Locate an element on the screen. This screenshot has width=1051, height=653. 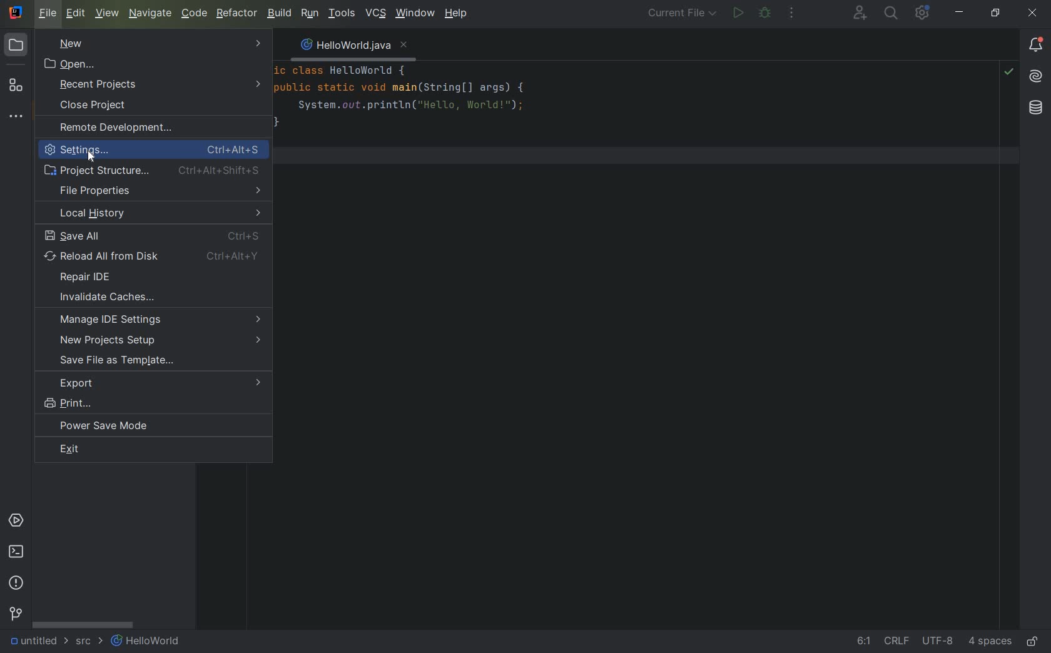
minimize is located at coordinates (958, 12).